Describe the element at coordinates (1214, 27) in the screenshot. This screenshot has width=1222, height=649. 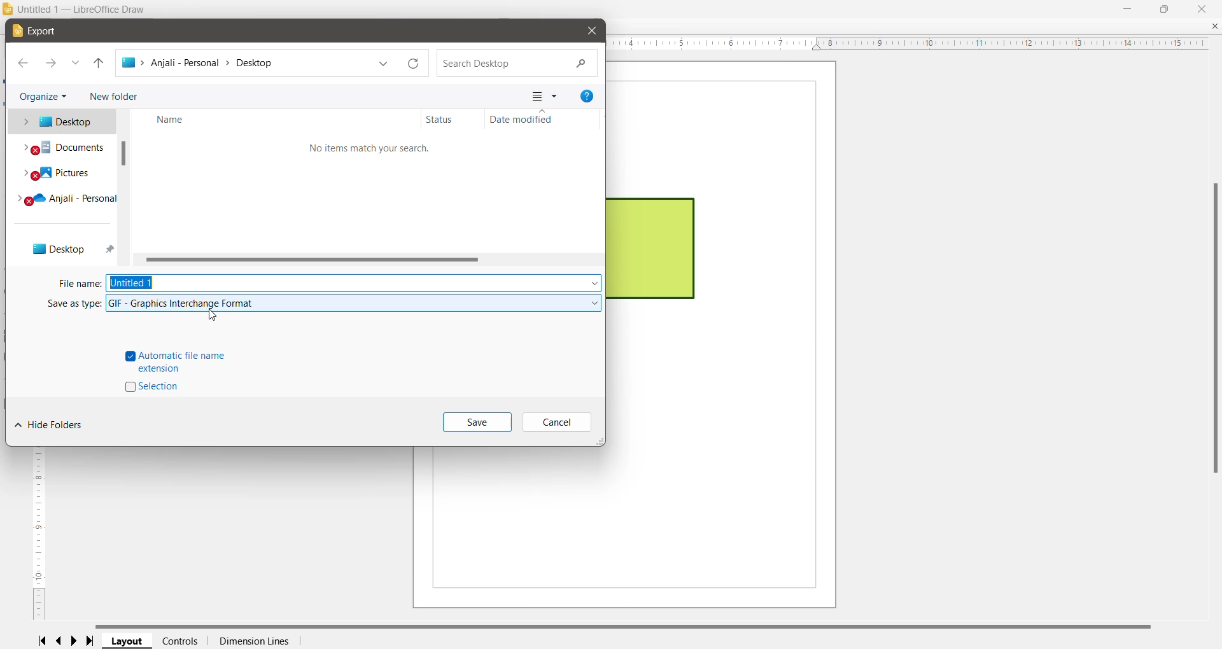
I see `Close Document` at that location.